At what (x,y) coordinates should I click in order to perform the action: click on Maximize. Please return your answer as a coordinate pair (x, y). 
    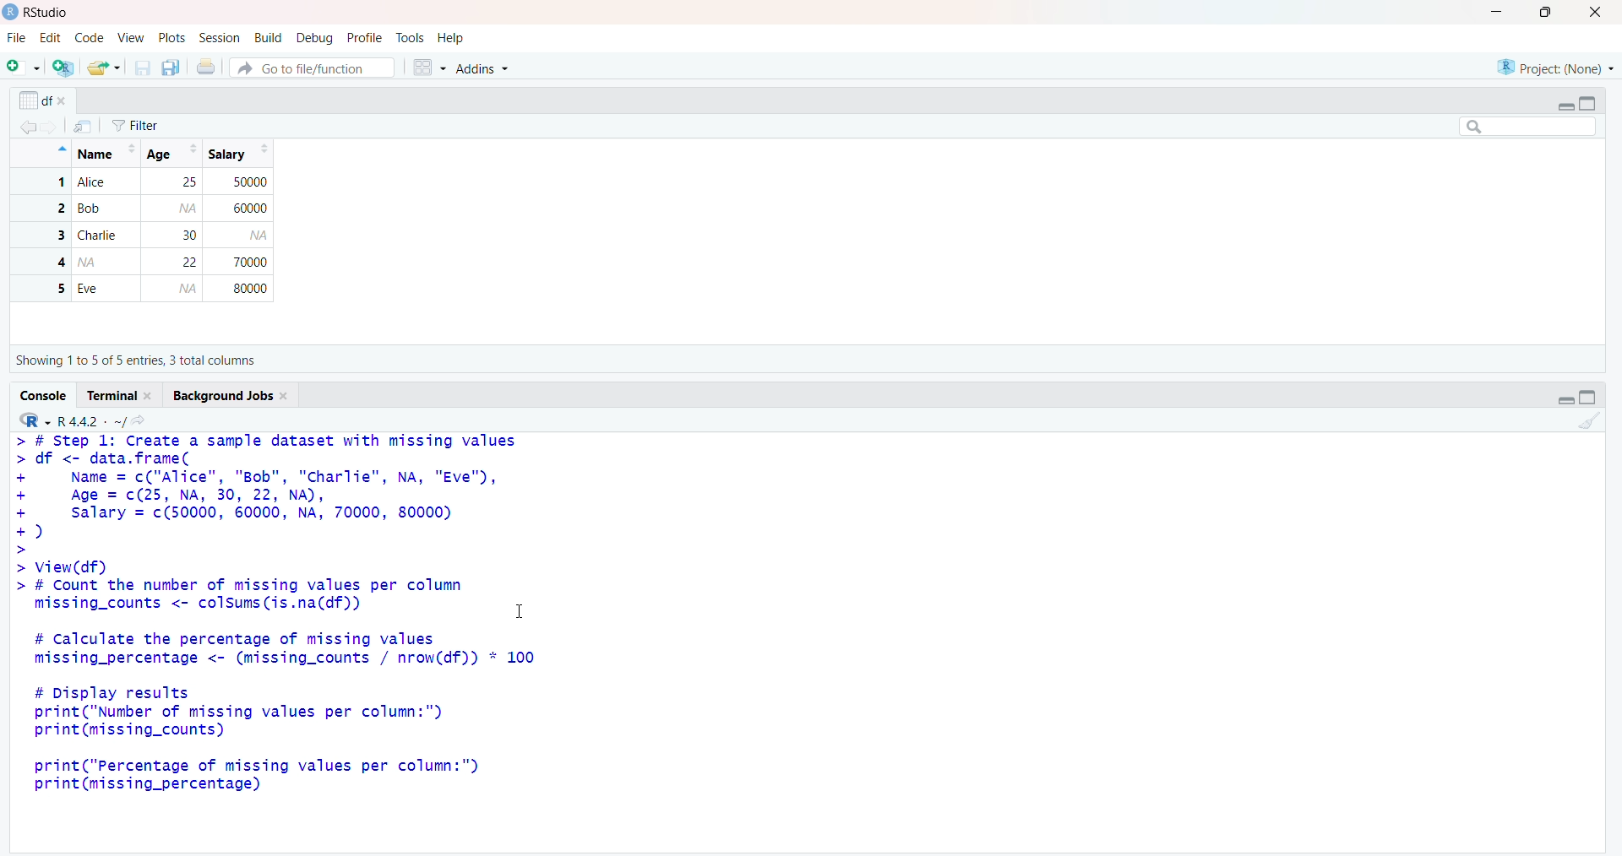
    Looking at the image, I should click on (1549, 13).